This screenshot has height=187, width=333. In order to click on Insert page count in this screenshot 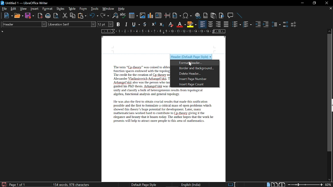, I will do `click(197, 85)`.